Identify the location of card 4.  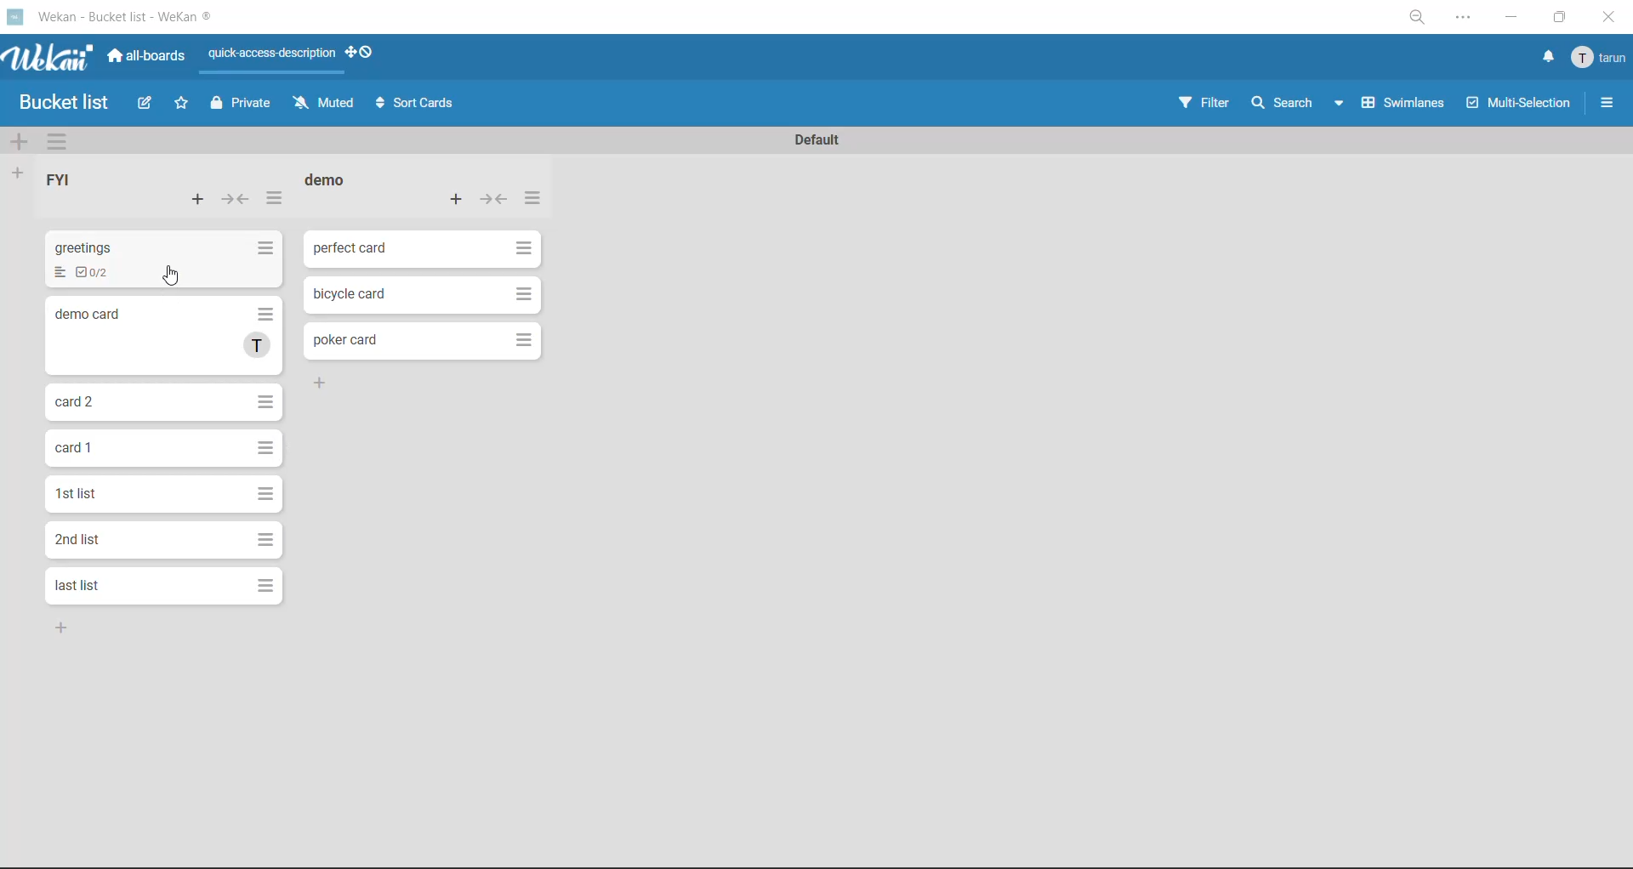
(164, 450).